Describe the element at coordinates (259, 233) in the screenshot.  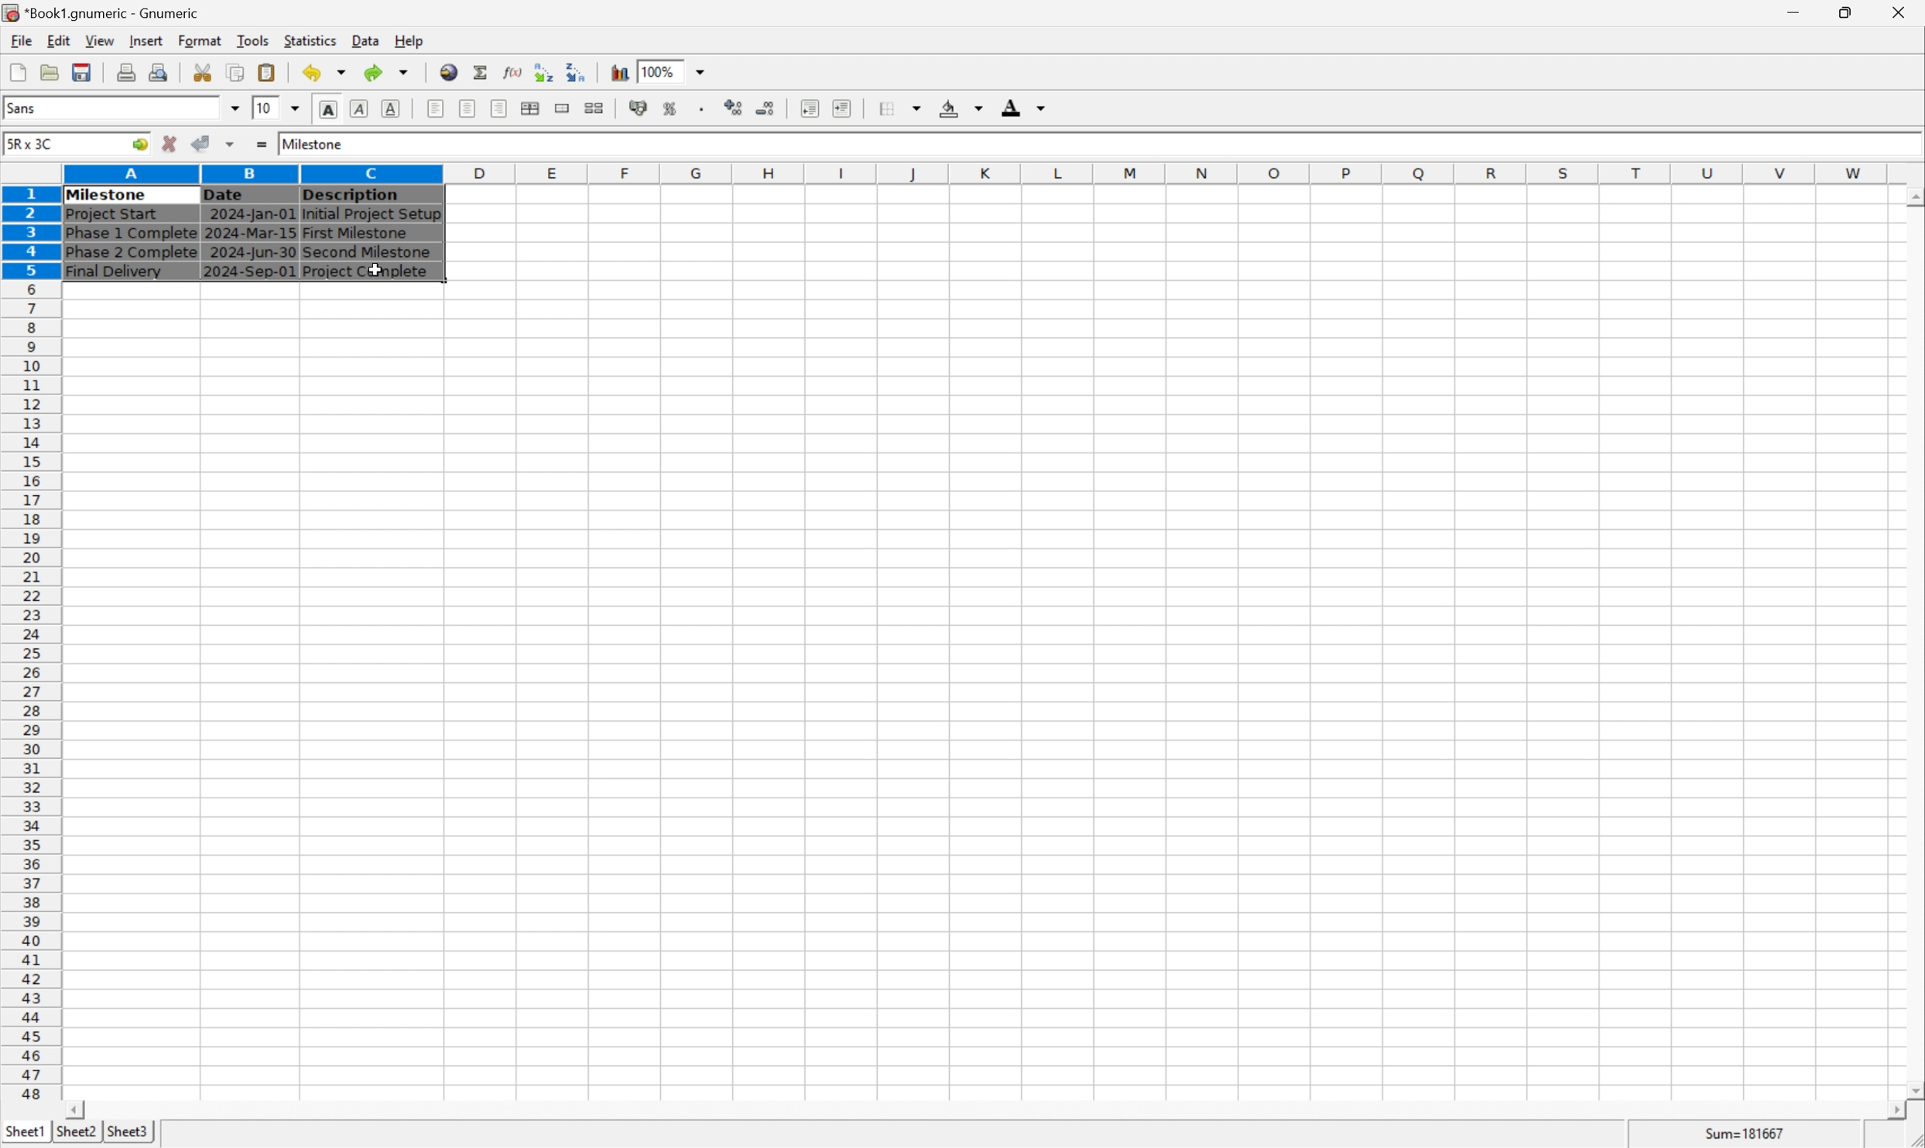
I see `Table` at that location.